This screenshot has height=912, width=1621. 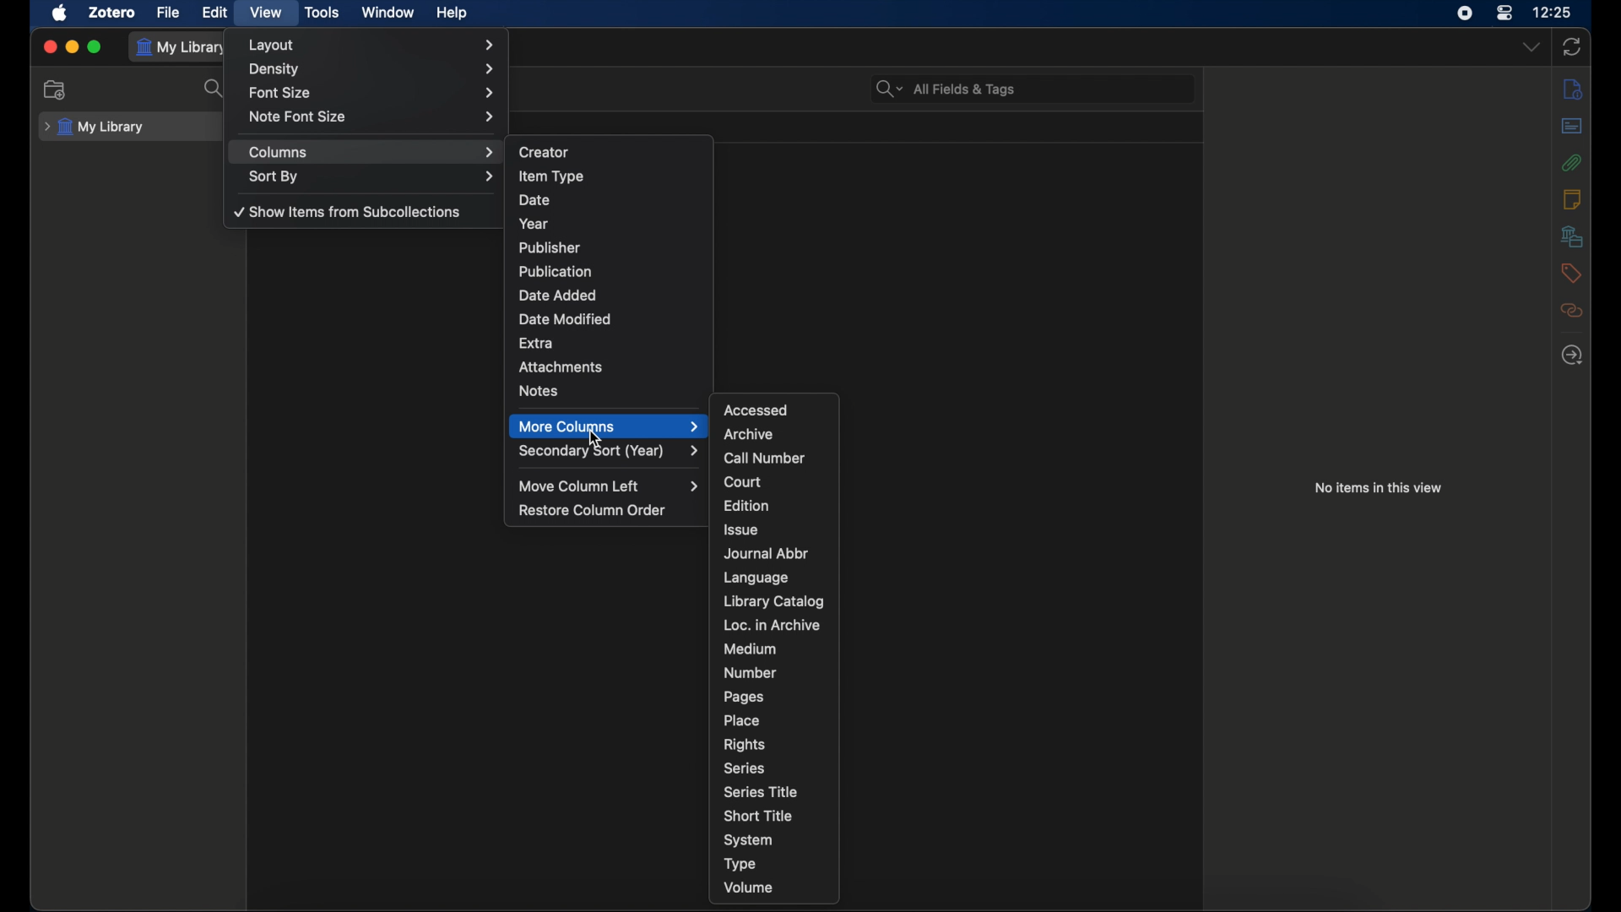 What do you see at coordinates (1505, 13) in the screenshot?
I see `control center` at bounding box center [1505, 13].